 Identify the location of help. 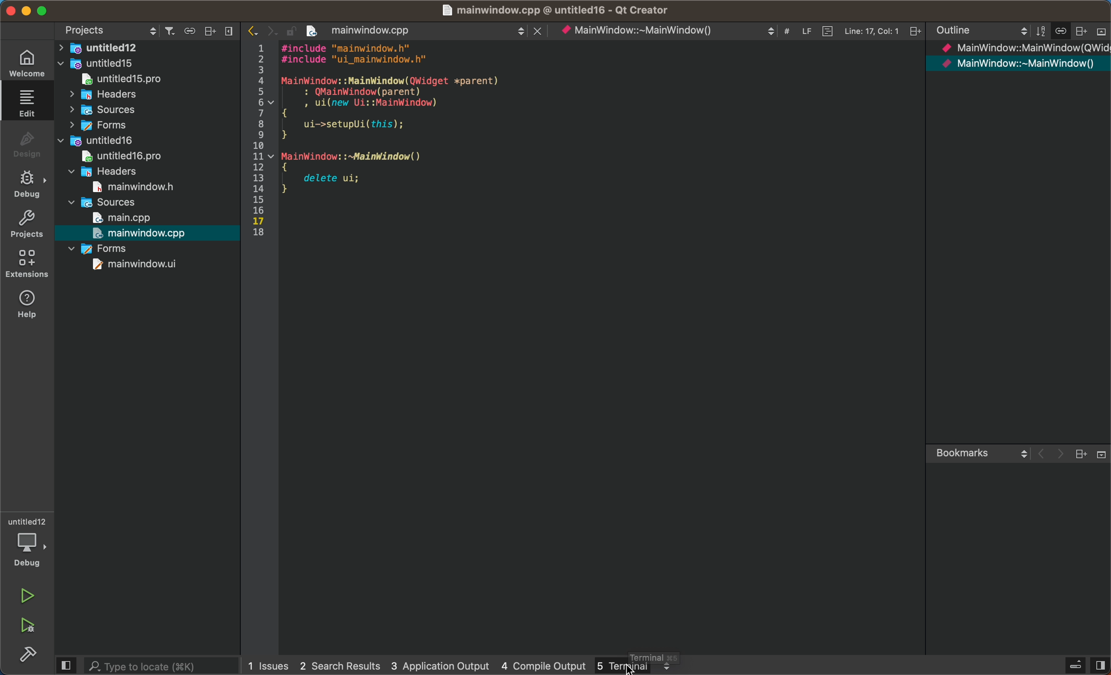
(31, 305).